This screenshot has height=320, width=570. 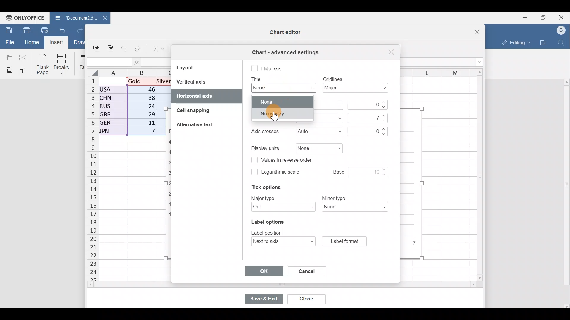 I want to click on ONLYOFFICE Menu, so click(x=25, y=17).